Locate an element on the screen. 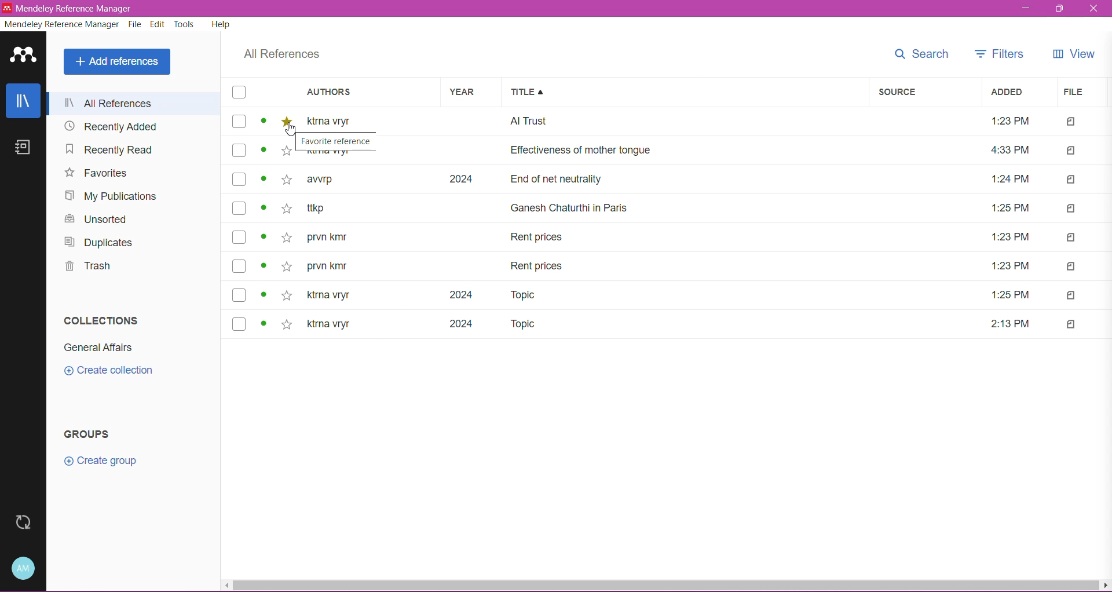 This screenshot has width=1112, height=592. All References is located at coordinates (133, 103).